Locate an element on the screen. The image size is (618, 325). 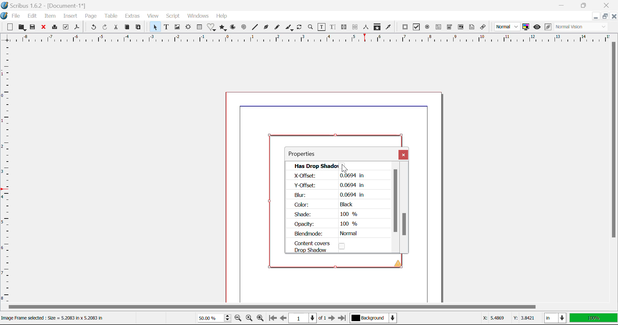
Edit is located at coordinates (32, 17).